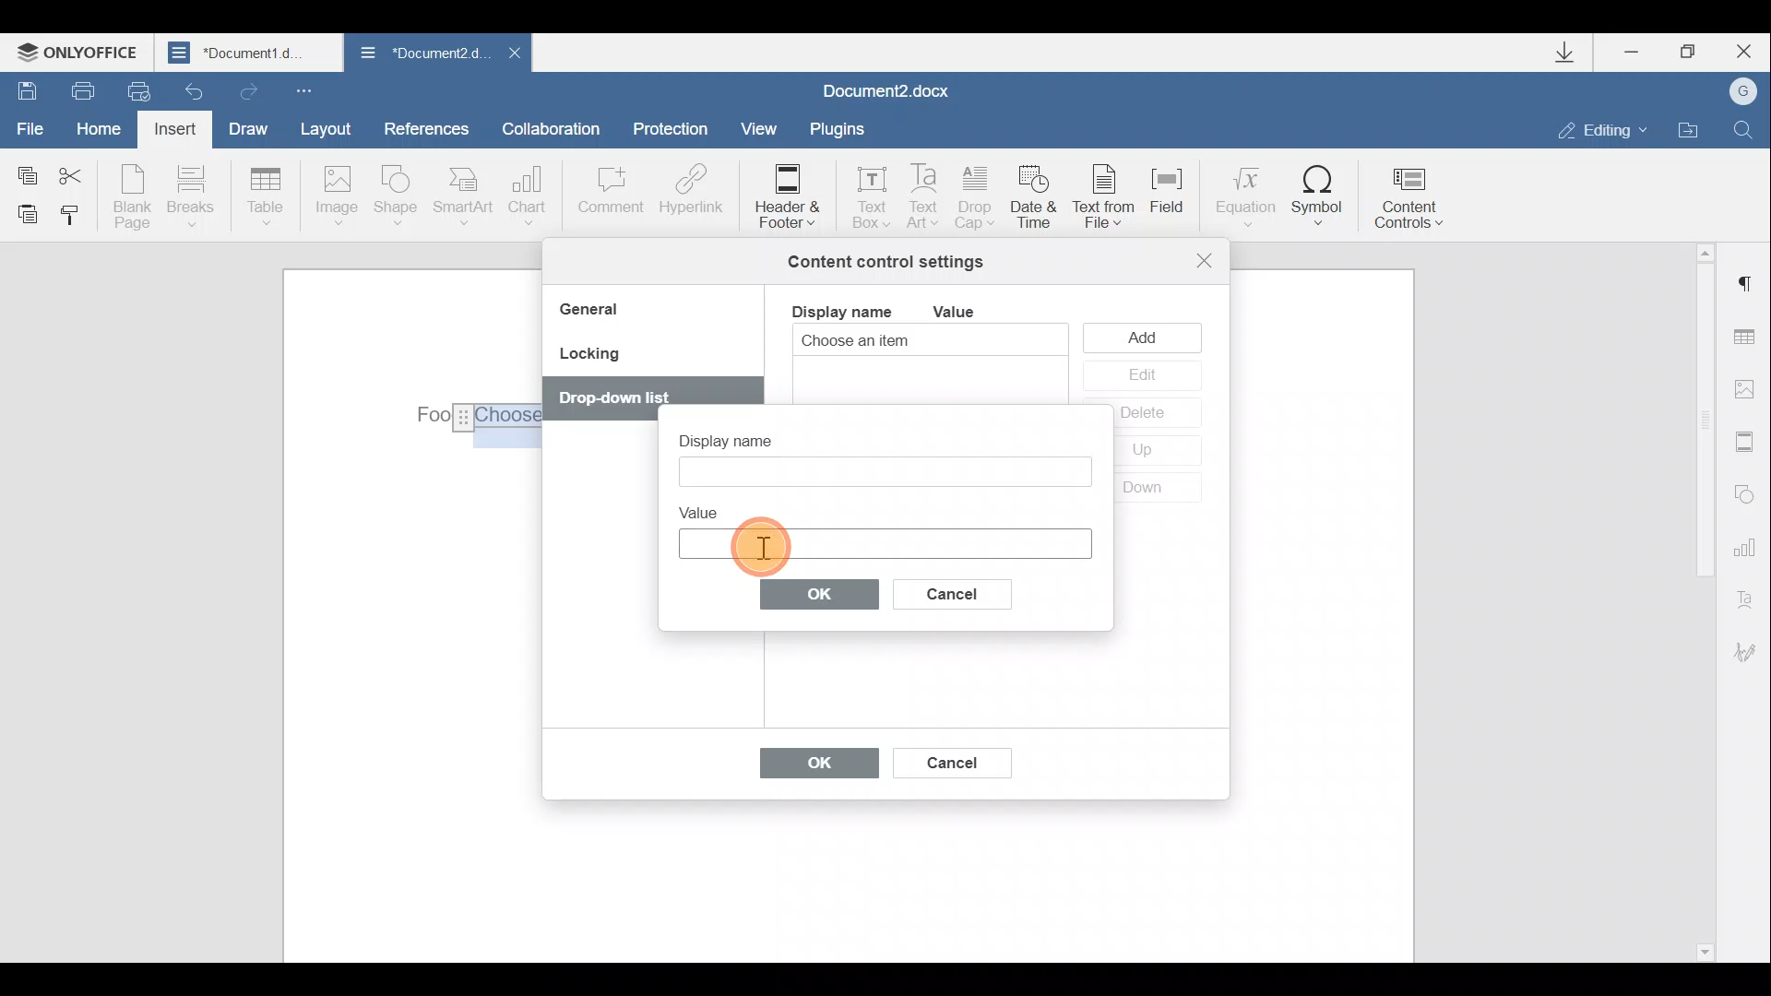  Describe the element at coordinates (968, 590) in the screenshot. I see `Cancel` at that location.